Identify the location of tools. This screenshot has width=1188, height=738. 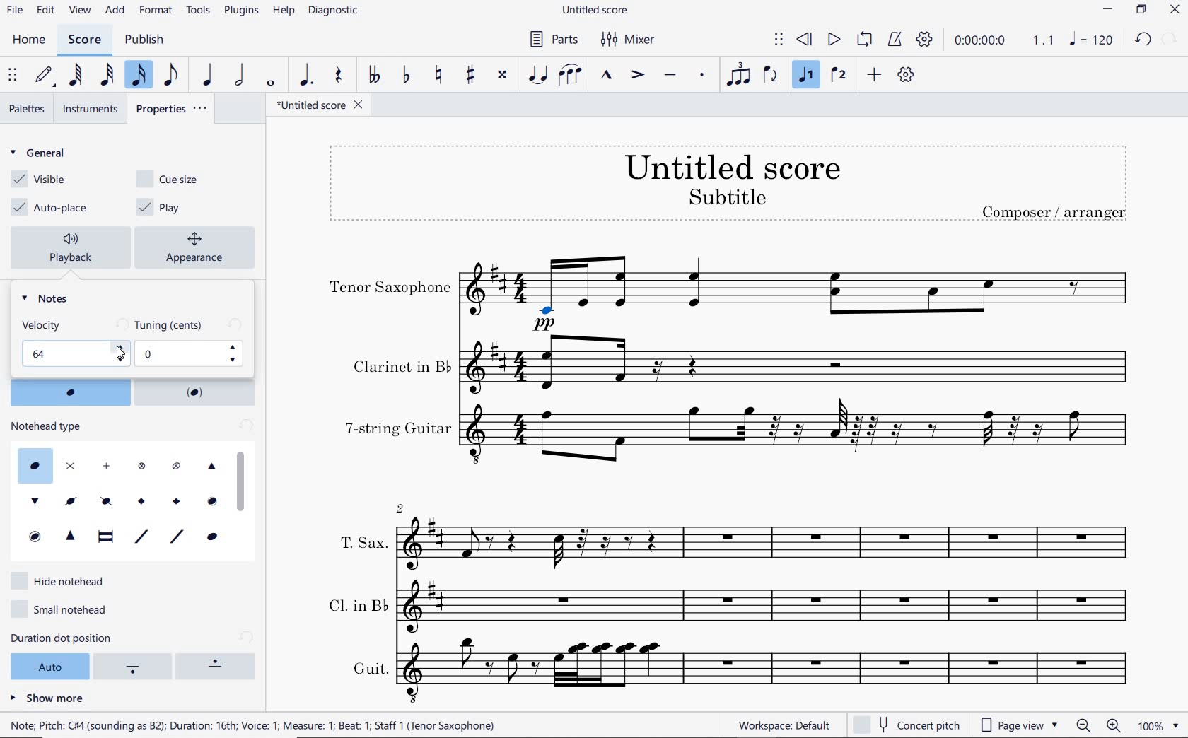
(197, 11).